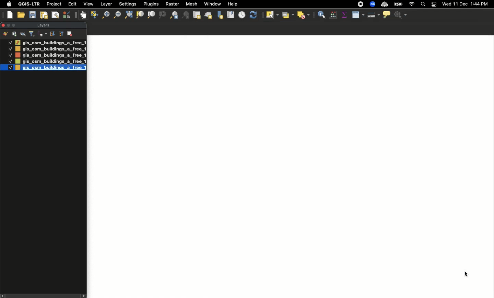  I want to click on 1:1, so click(162, 15).